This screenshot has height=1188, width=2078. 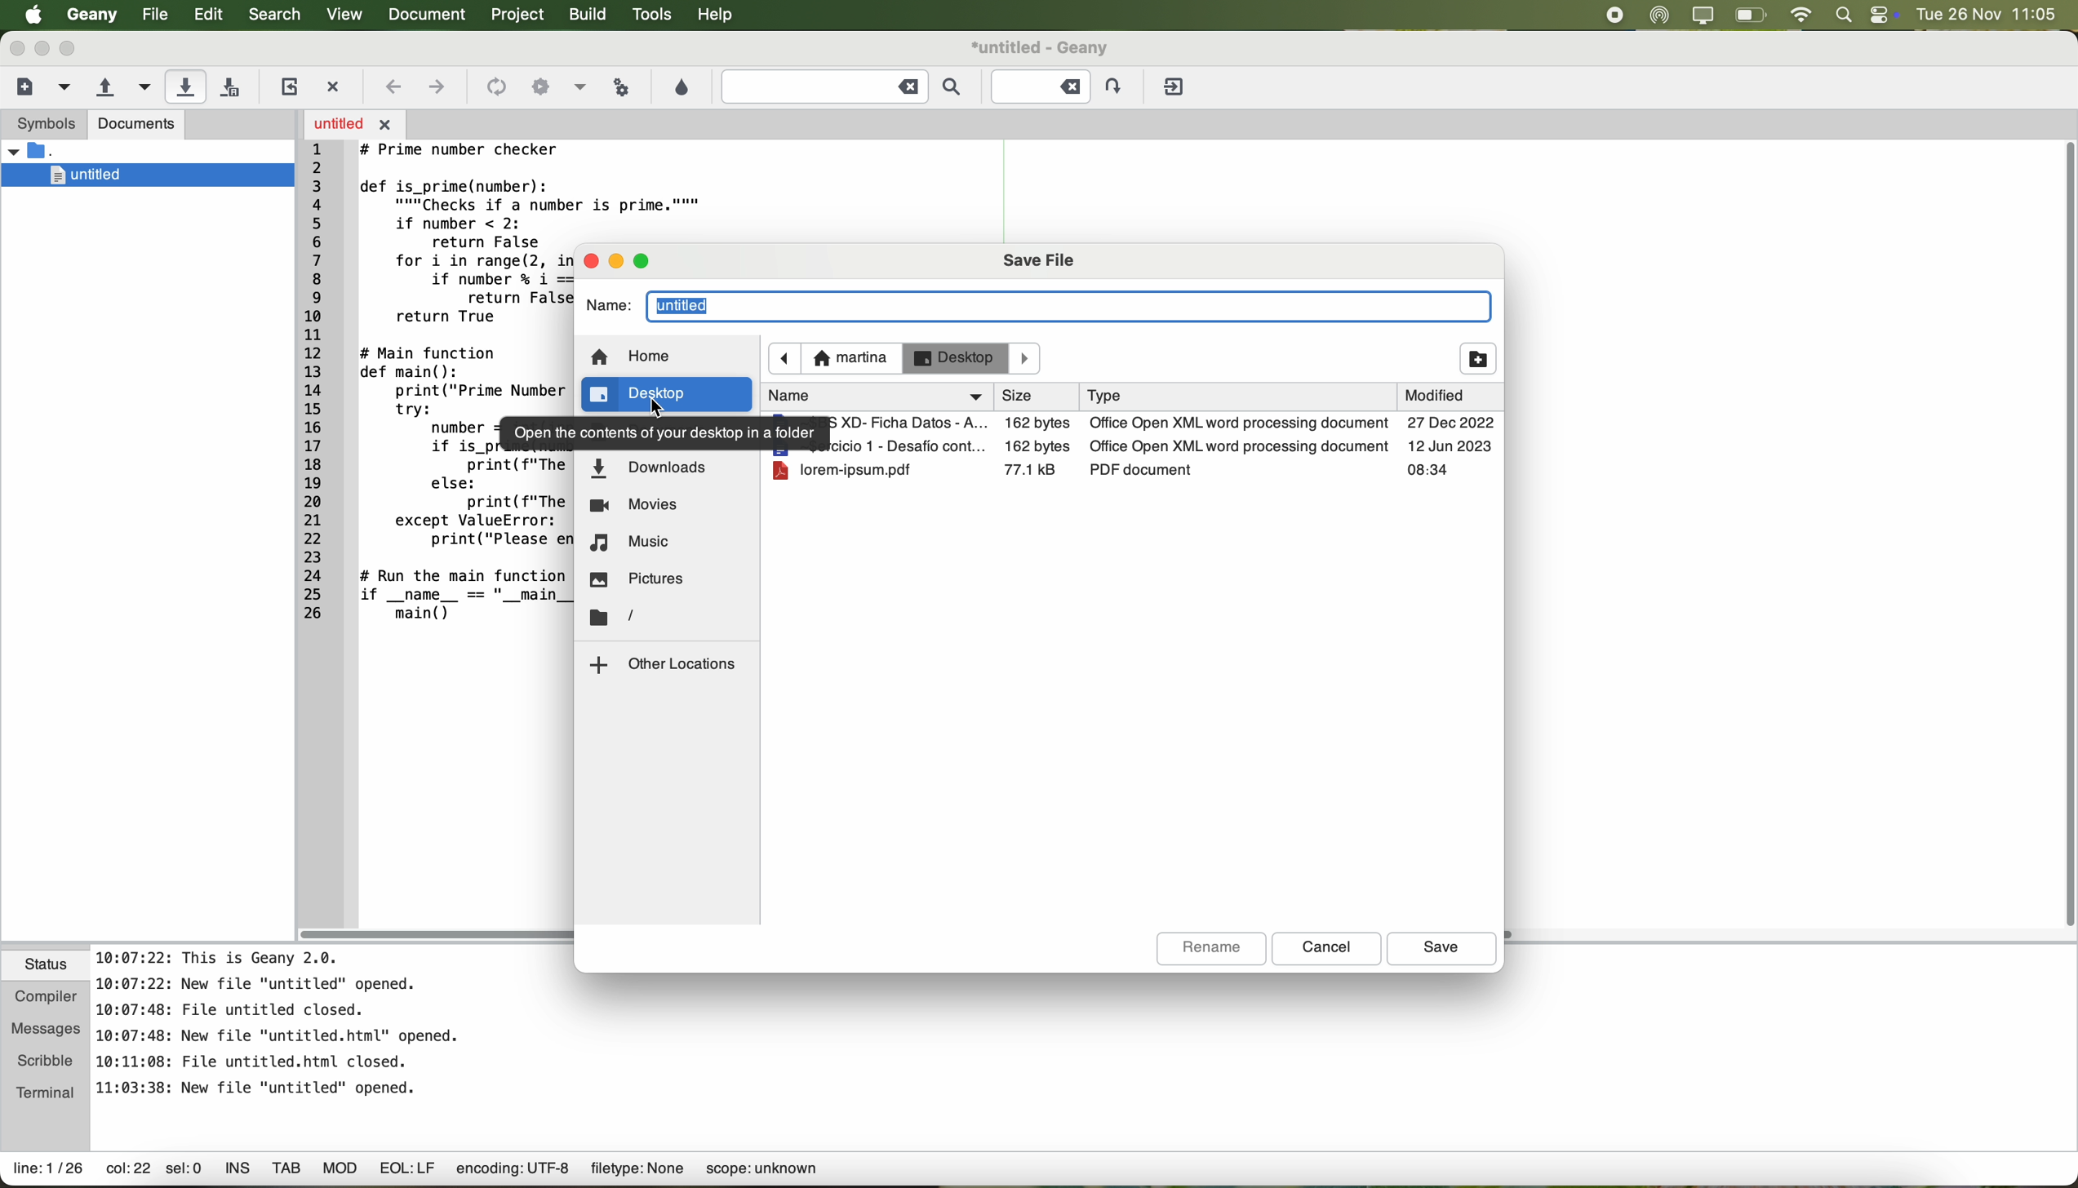 I want to click on navigate foward, so click(x=437, y=90).